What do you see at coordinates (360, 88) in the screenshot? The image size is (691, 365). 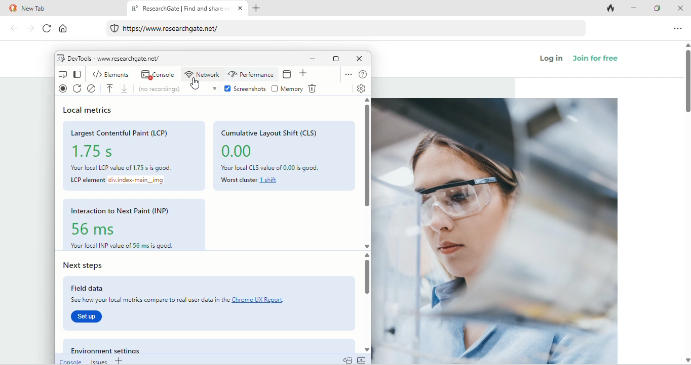 I see `settings` at bounding box center [360, 88].